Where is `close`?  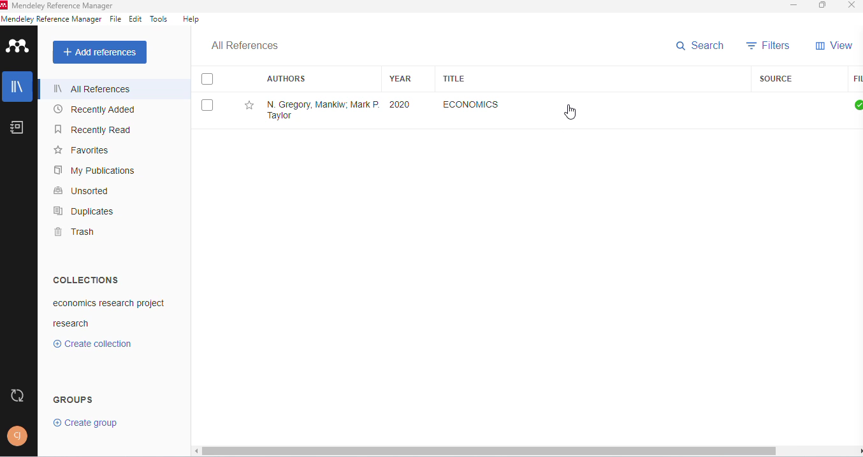 close is located at coordinates (852, 5).